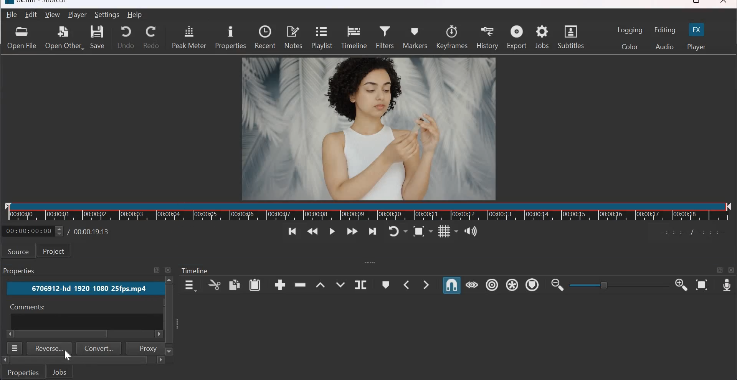  Describe the element at coordinates (56, 251) in the screenshot. I see `Project` at that location.